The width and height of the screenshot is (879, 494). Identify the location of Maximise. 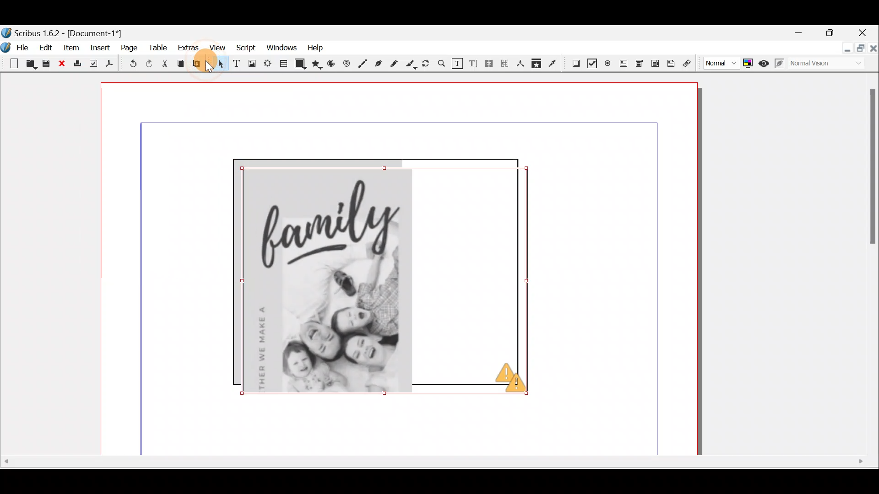
(831, 32).